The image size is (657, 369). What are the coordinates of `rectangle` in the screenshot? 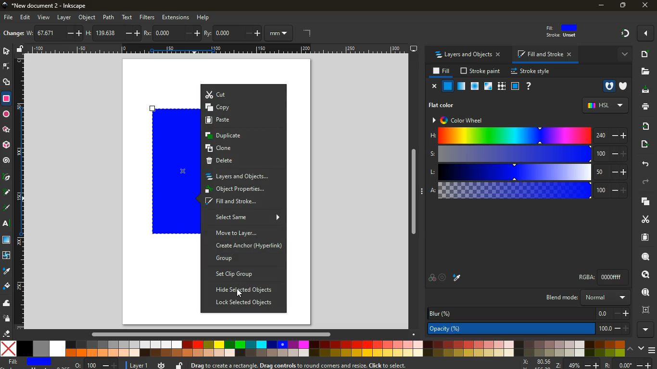 It's located at (173, 172).